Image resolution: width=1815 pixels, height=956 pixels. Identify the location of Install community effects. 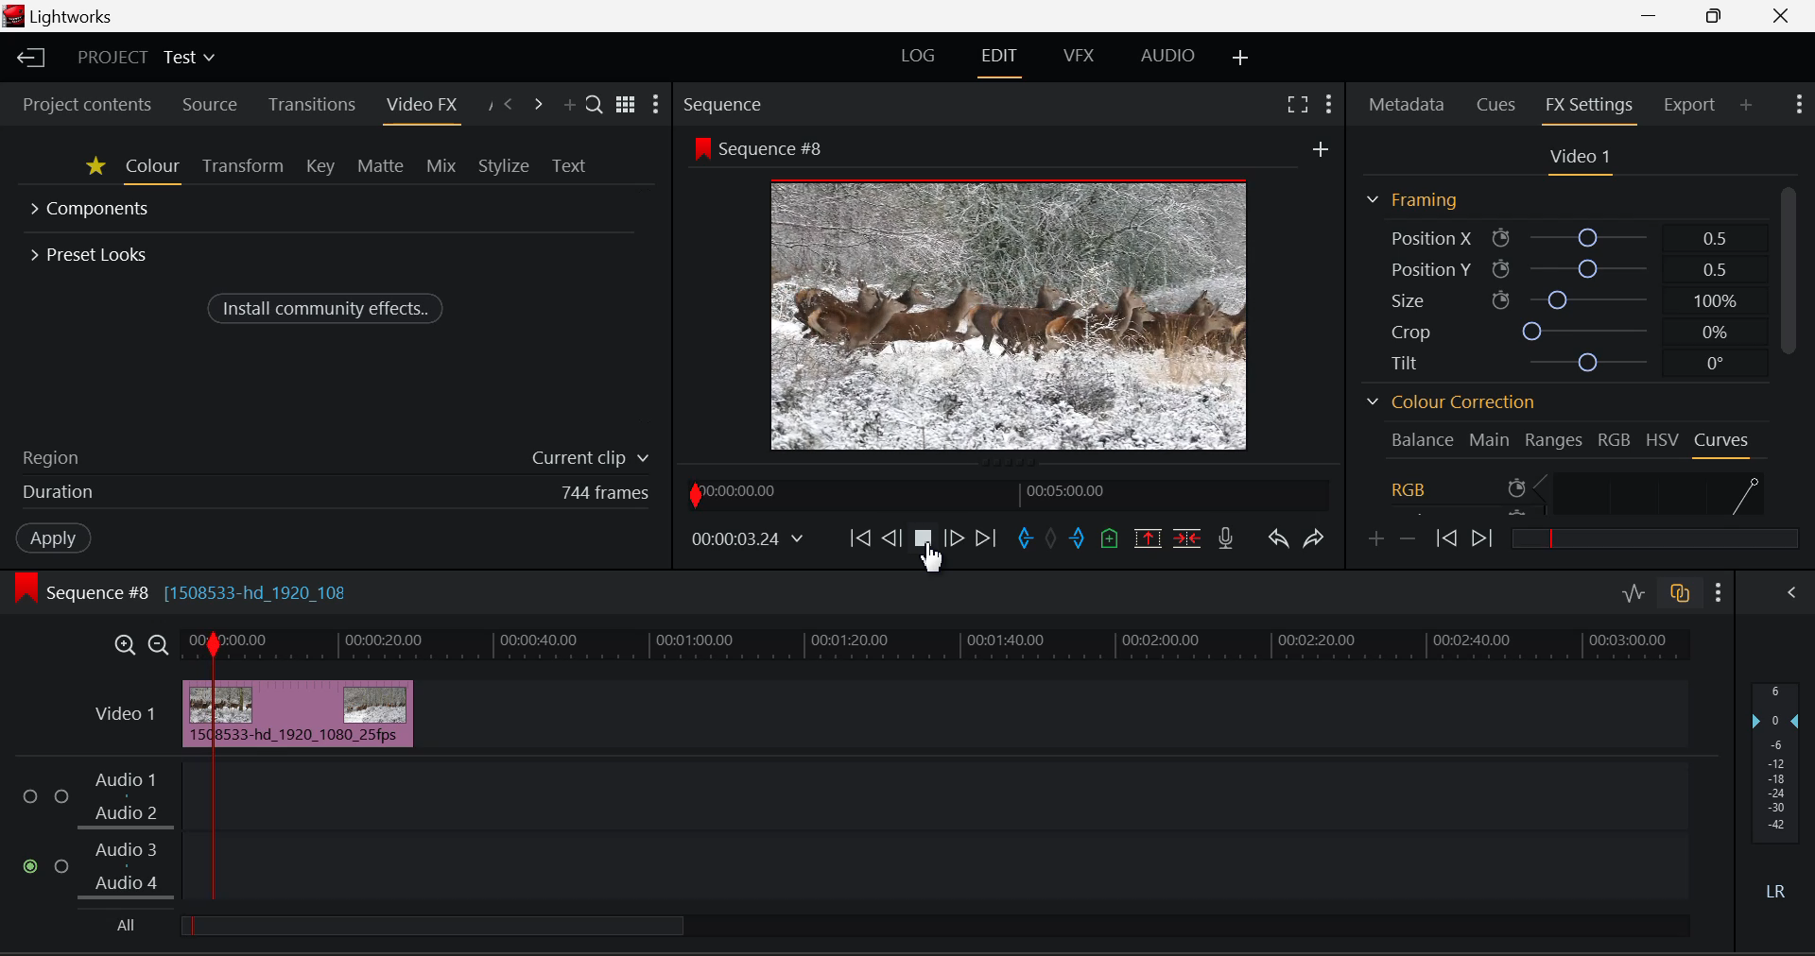
(328, 307).